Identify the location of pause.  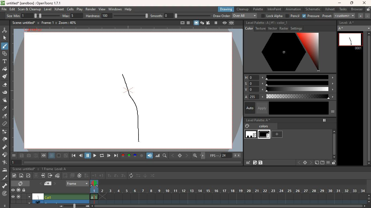
(88, 155).